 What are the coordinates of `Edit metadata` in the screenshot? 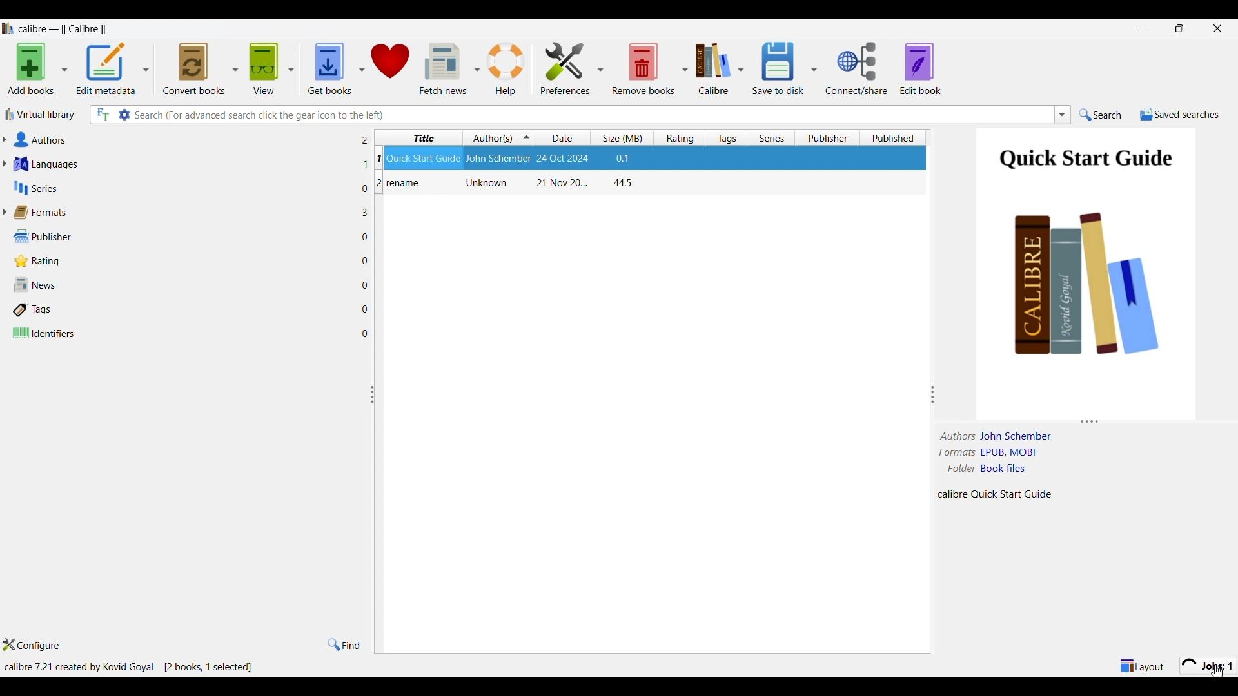 It's located at (106, 69).